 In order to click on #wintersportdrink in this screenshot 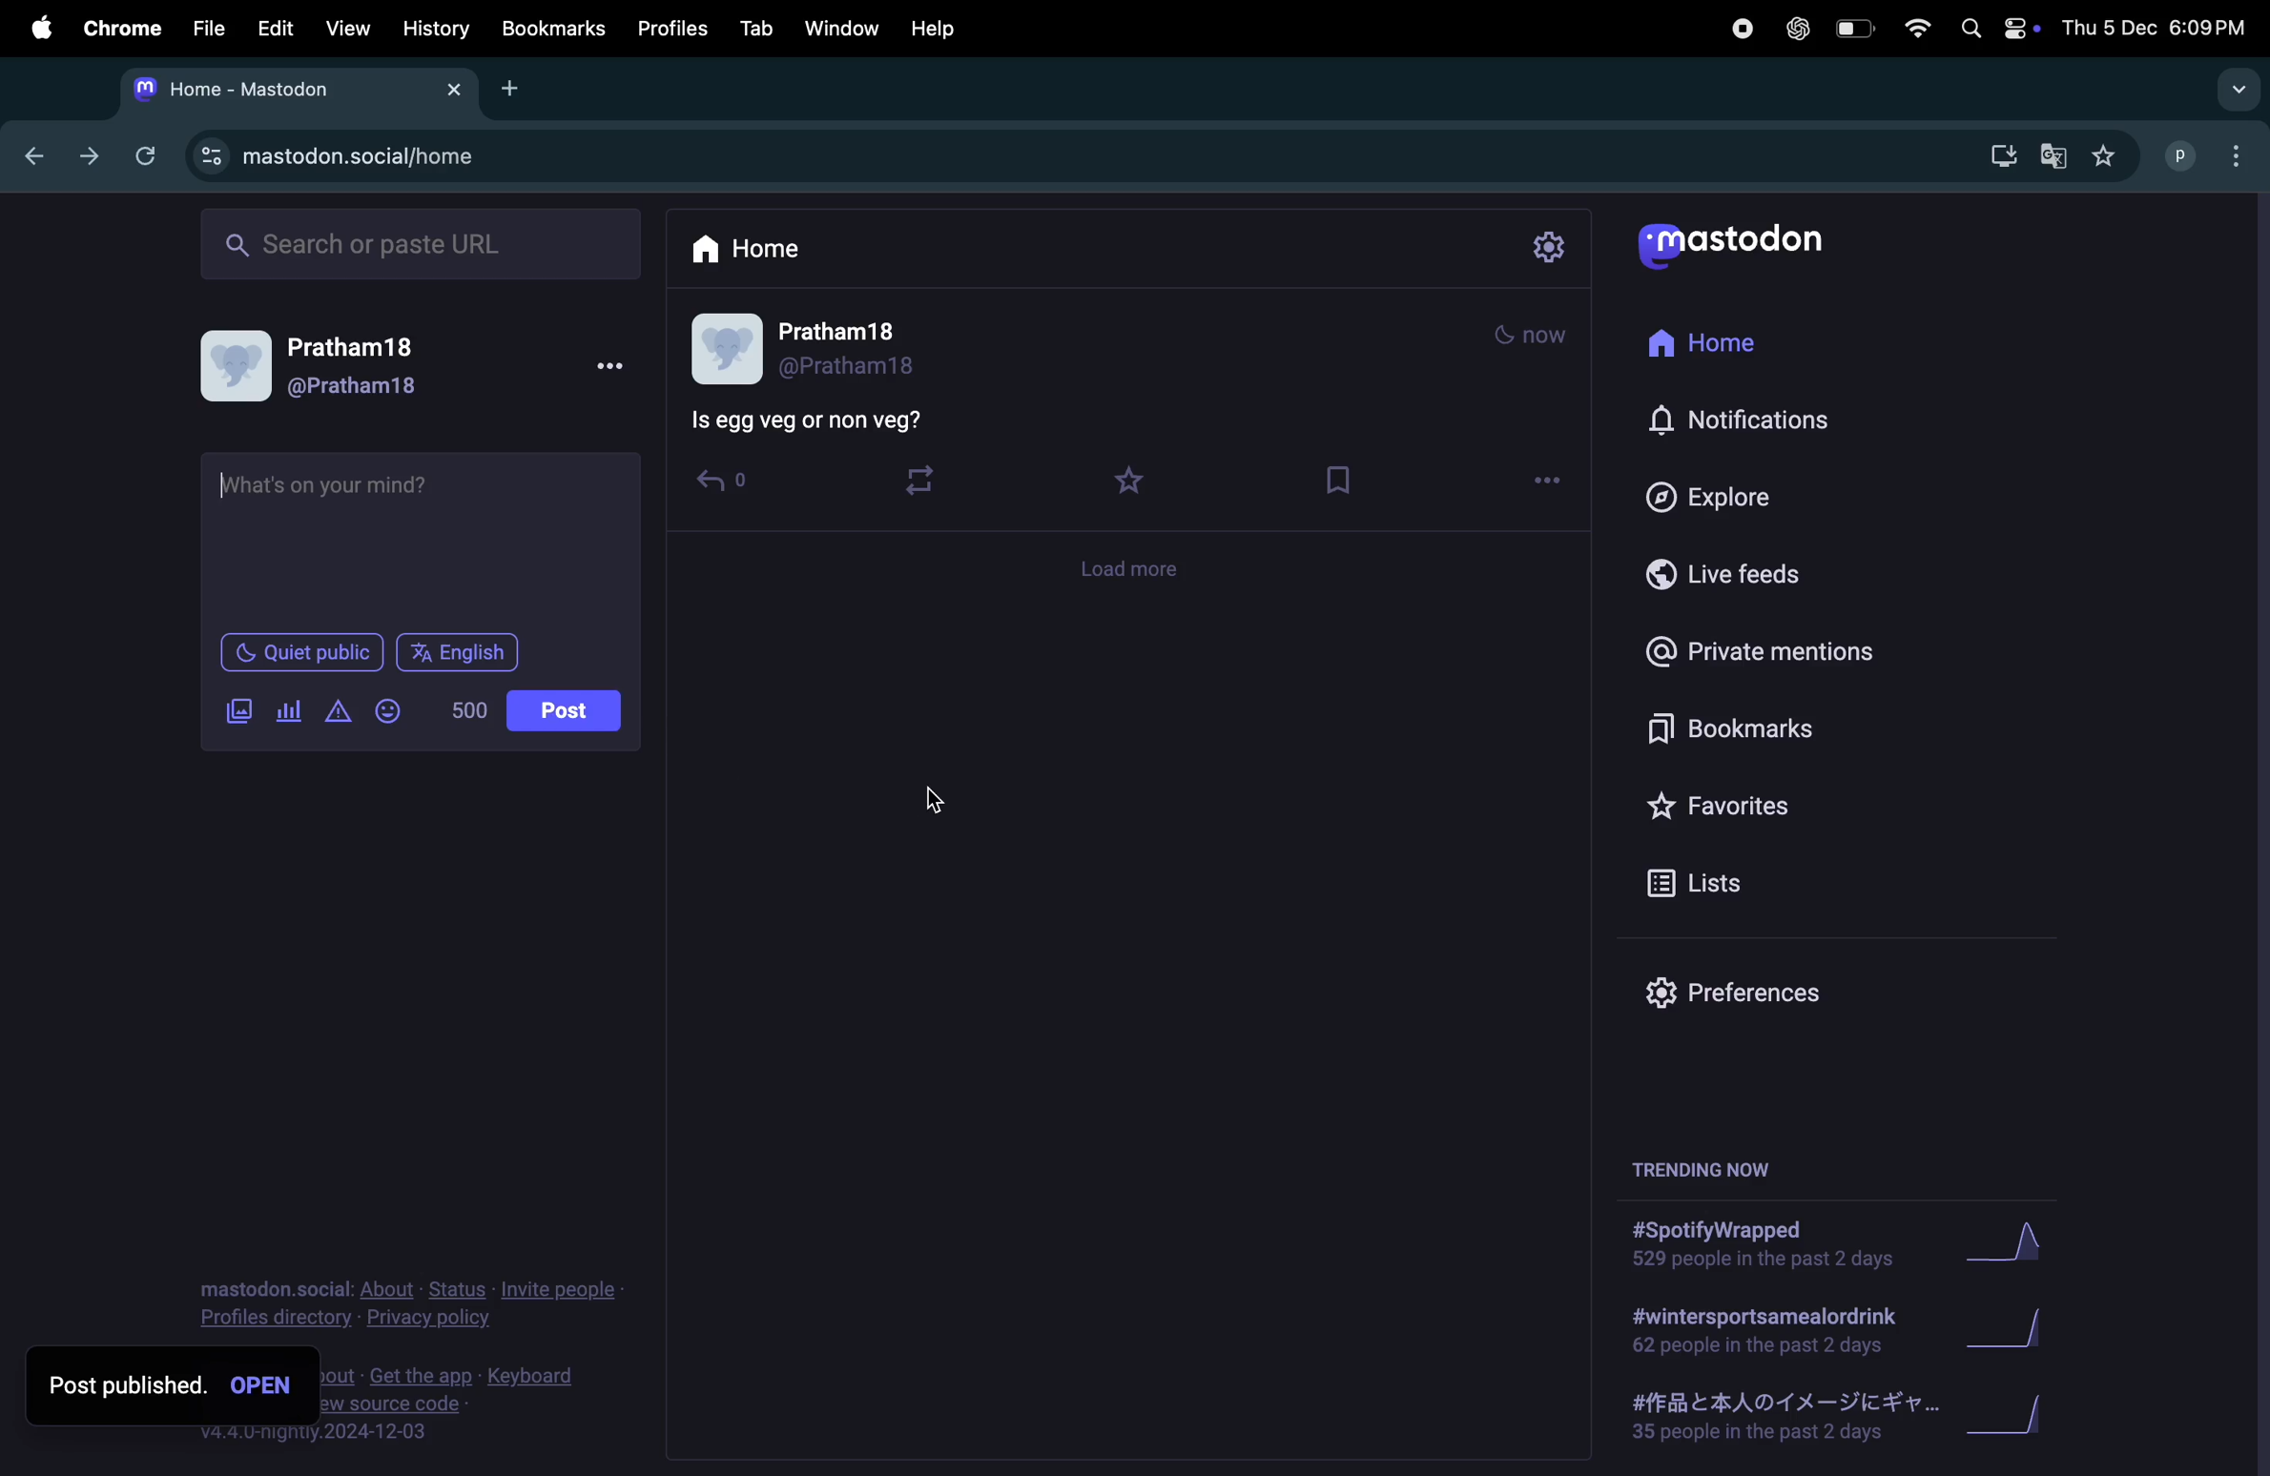, I will do `click(1765, 1330)`.